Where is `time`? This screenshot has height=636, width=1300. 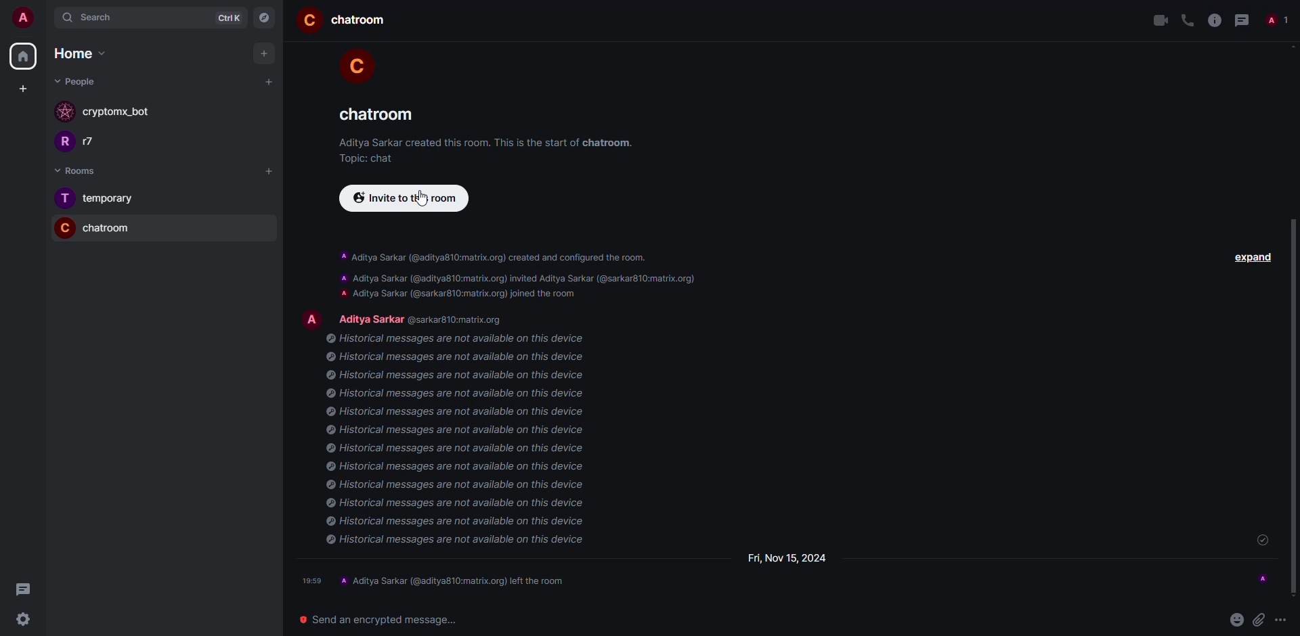
time is located at coordinates (313, 581).